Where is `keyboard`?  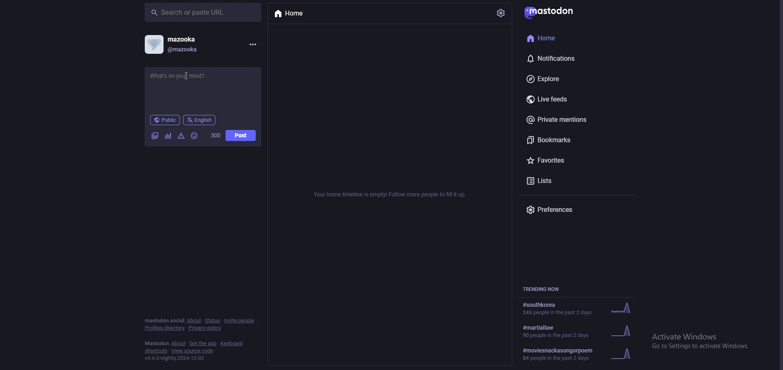
keyboard is located at coordinates (232, 343).